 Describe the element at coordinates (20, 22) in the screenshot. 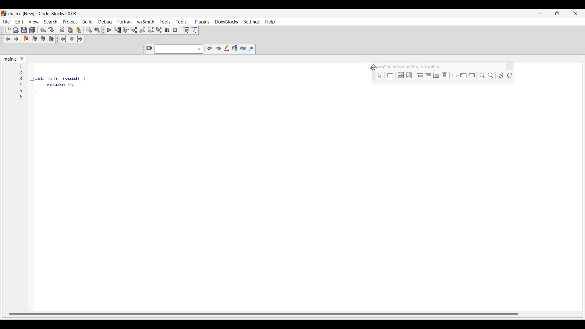

I see `Edit menu` at that location.